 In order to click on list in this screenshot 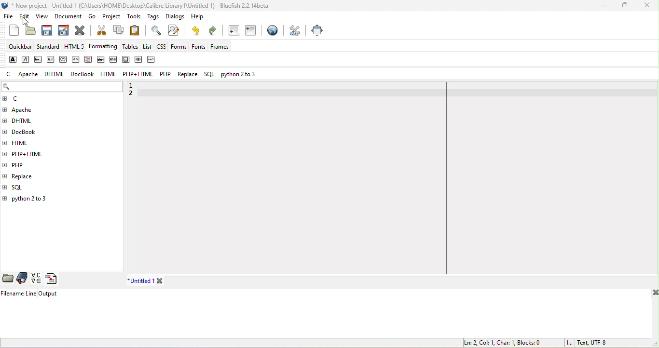, I will do `click(147, 46)`.